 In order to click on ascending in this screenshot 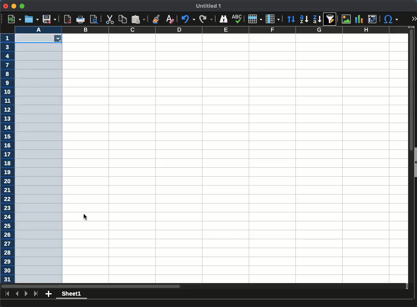, I will do `click(304, 19)`.